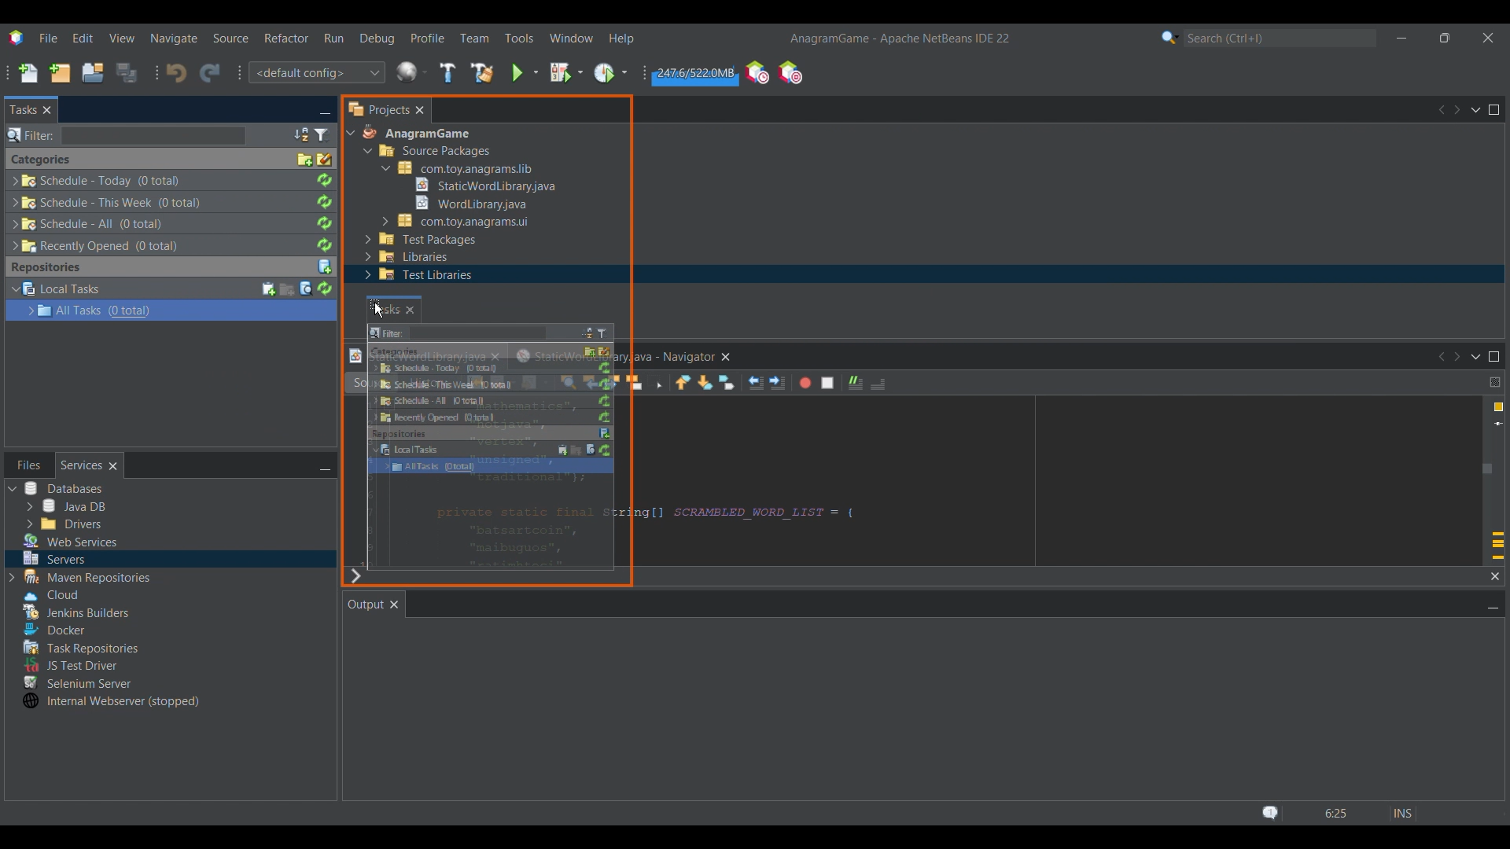  I want to click on Set tasks window sorting, so click(301, 135).